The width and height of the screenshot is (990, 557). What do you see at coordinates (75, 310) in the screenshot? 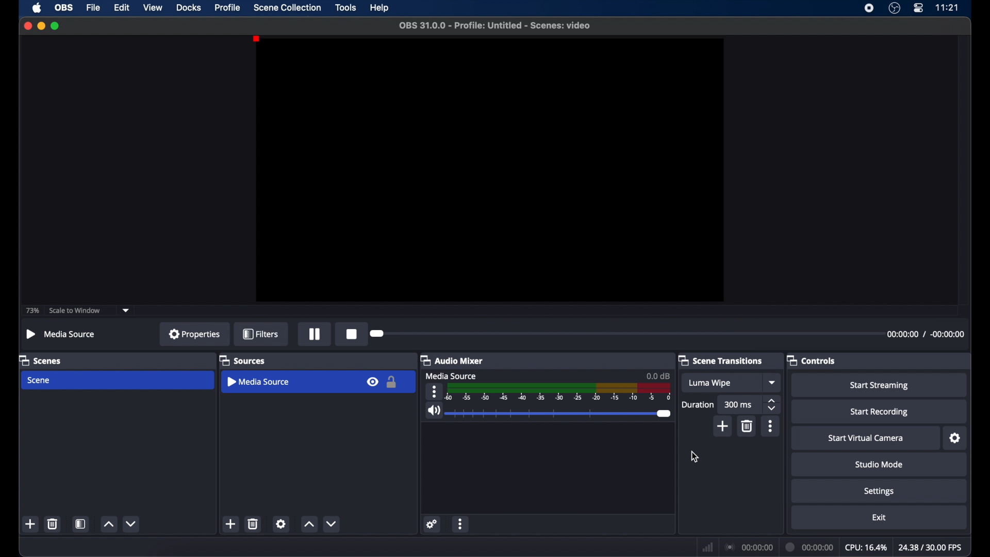
I see `scale to window` at bounding box center [75, 310].